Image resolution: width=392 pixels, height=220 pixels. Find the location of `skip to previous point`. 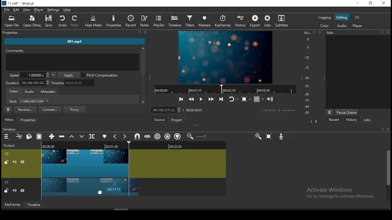

skip to previous point is located at coordinates (181, 98).